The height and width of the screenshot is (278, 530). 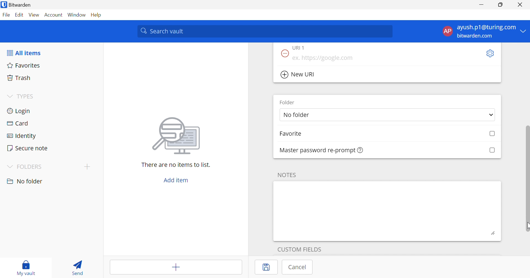 I want to click on Identity, so click(x=22, y=136).